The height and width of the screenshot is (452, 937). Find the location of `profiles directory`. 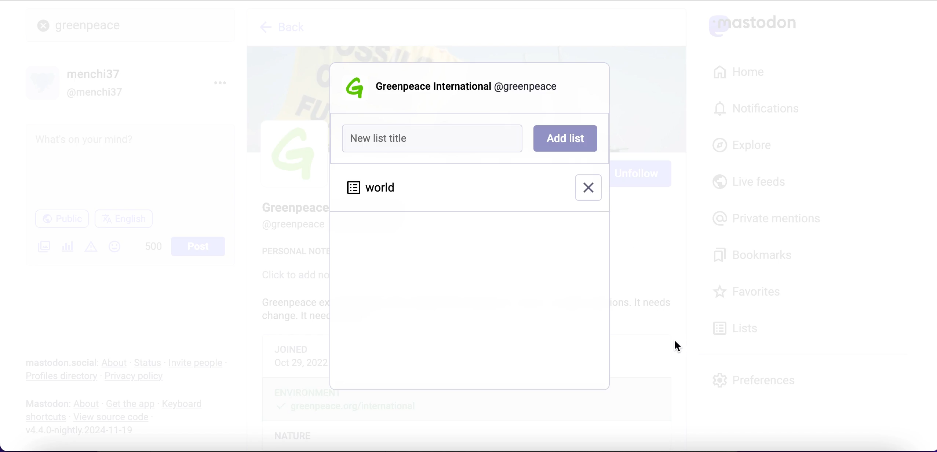

profiles directory is located at coordinates (57, 377).